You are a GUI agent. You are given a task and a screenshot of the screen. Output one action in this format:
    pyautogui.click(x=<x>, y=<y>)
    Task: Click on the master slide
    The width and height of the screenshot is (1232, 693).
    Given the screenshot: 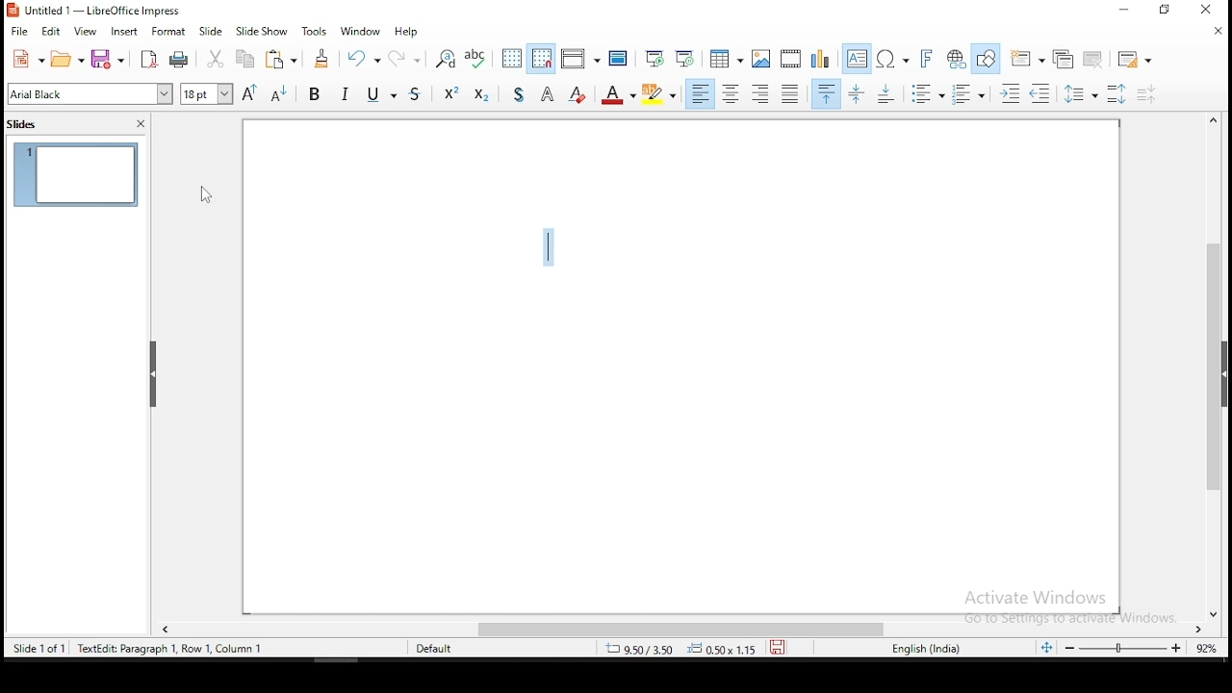 What is the action you would take?
    pyautogui.click(x=619, y=57)
    